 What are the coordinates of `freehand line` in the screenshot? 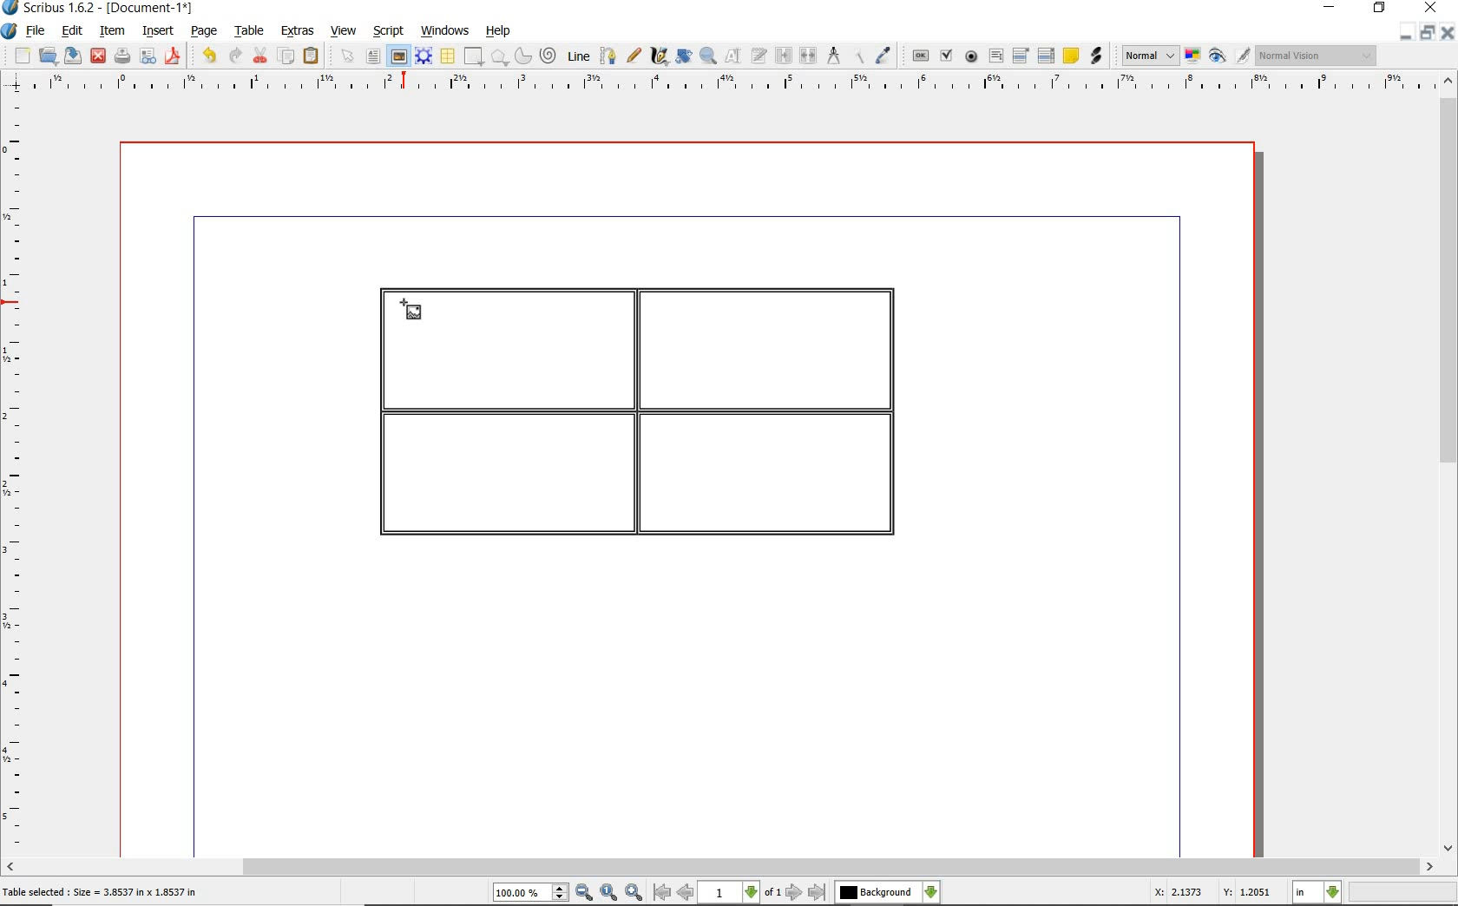 It's located at (635, 56).